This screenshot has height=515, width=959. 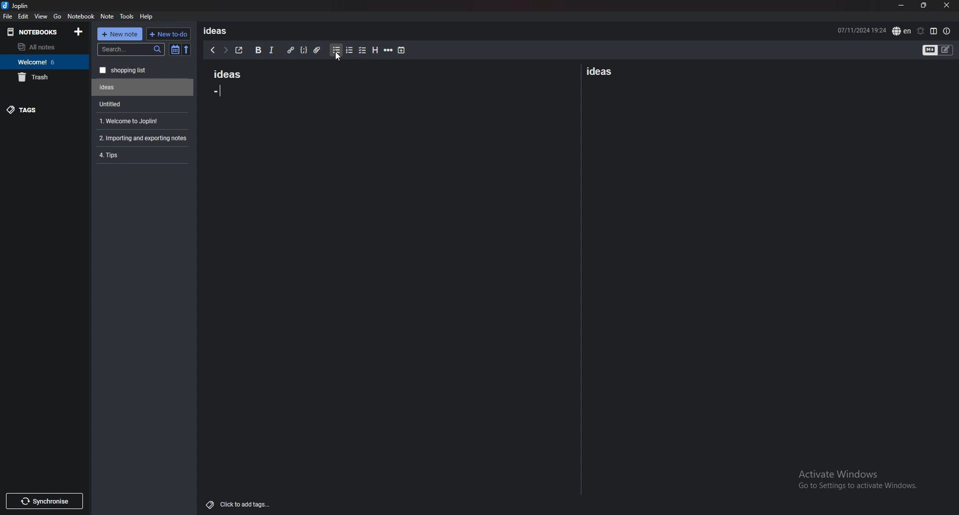 I want to click on add notebooks, so click(x=78, y=31).